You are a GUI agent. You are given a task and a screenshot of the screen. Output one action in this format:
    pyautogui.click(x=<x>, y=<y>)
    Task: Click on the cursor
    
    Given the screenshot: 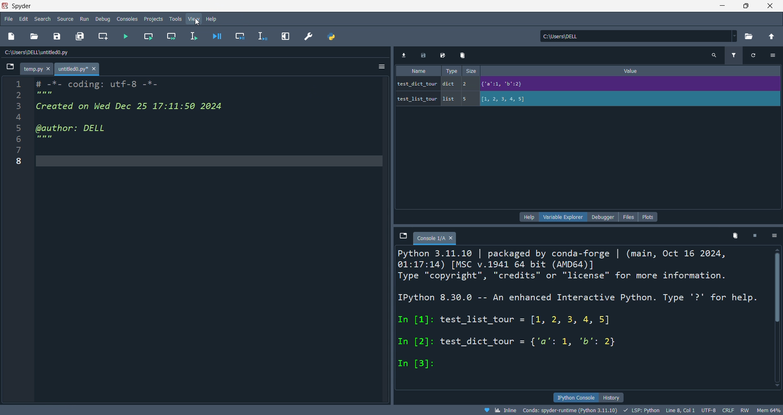 What is the action you would take?
    pyautogui.click(x=198, y=22)
    